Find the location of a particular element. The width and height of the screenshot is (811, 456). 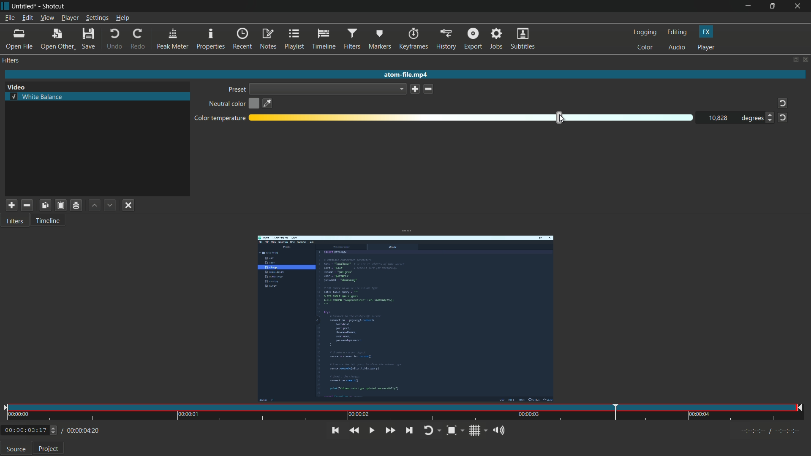

filters is located at coordinates (353, 39).